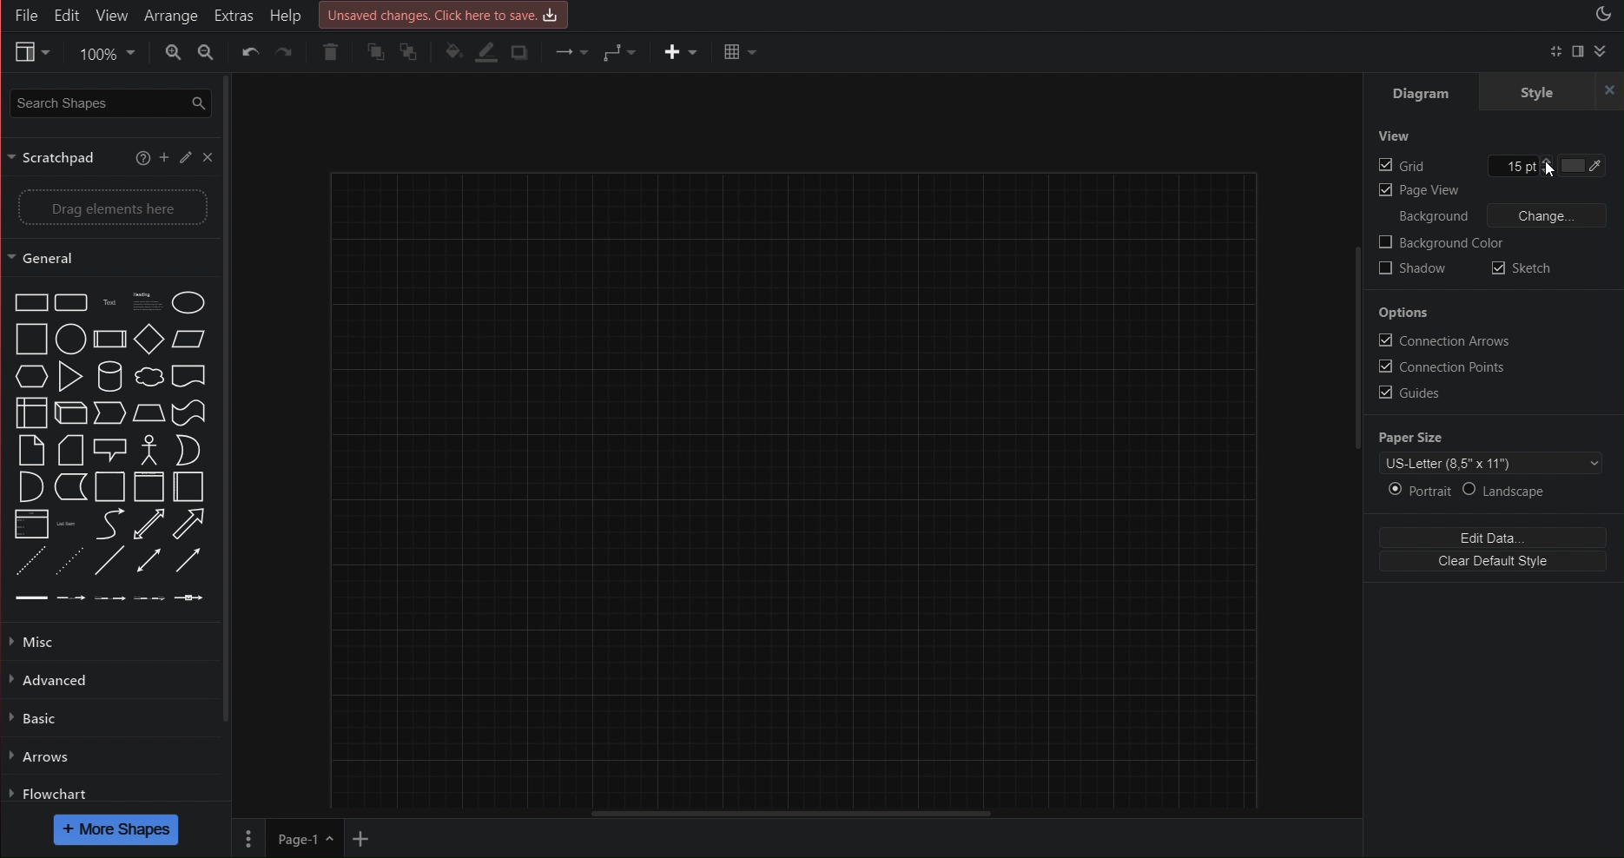  I want to click on Shadow, so click(525, 49).